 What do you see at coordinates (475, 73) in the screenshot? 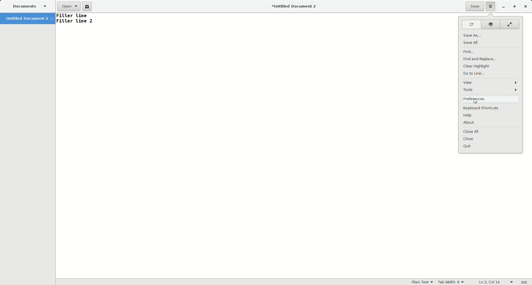
I see `Go to Line` at bounding box center [475, 73].